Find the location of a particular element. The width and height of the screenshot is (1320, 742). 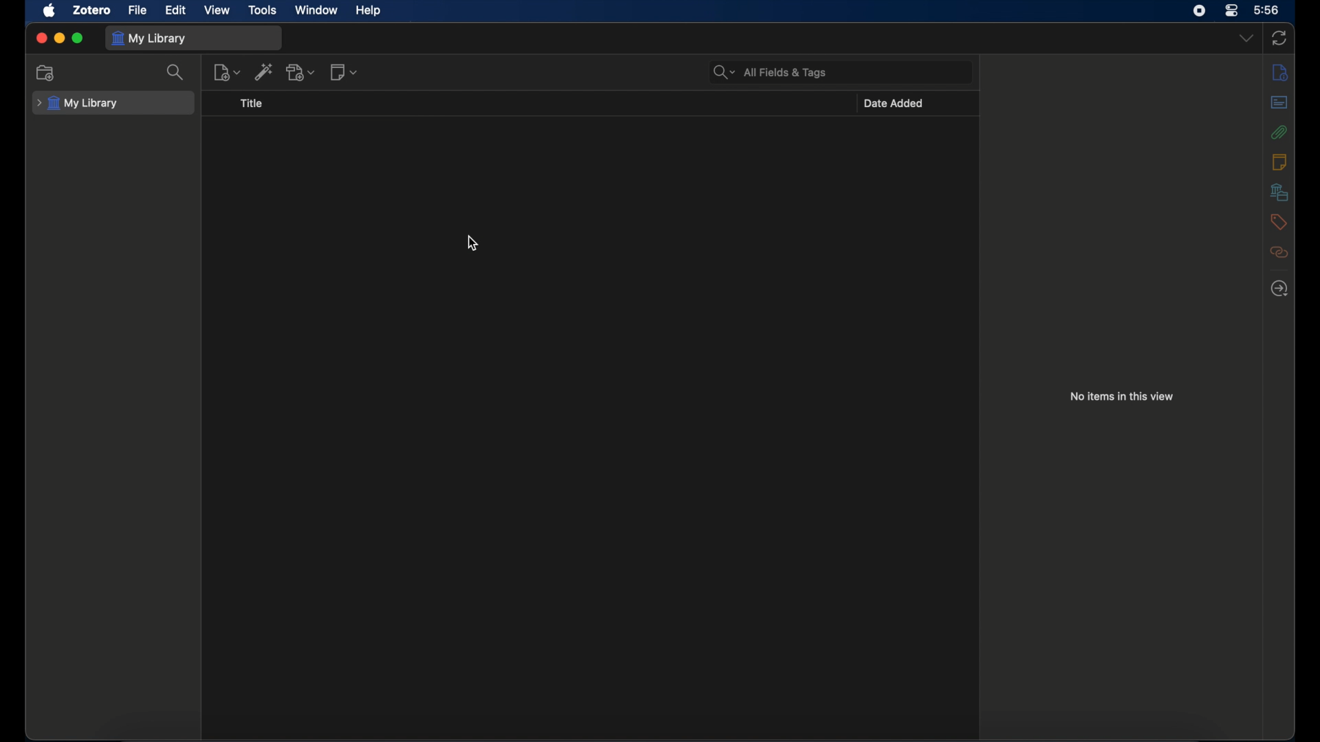

notes is located at coordinates (1278, 161).